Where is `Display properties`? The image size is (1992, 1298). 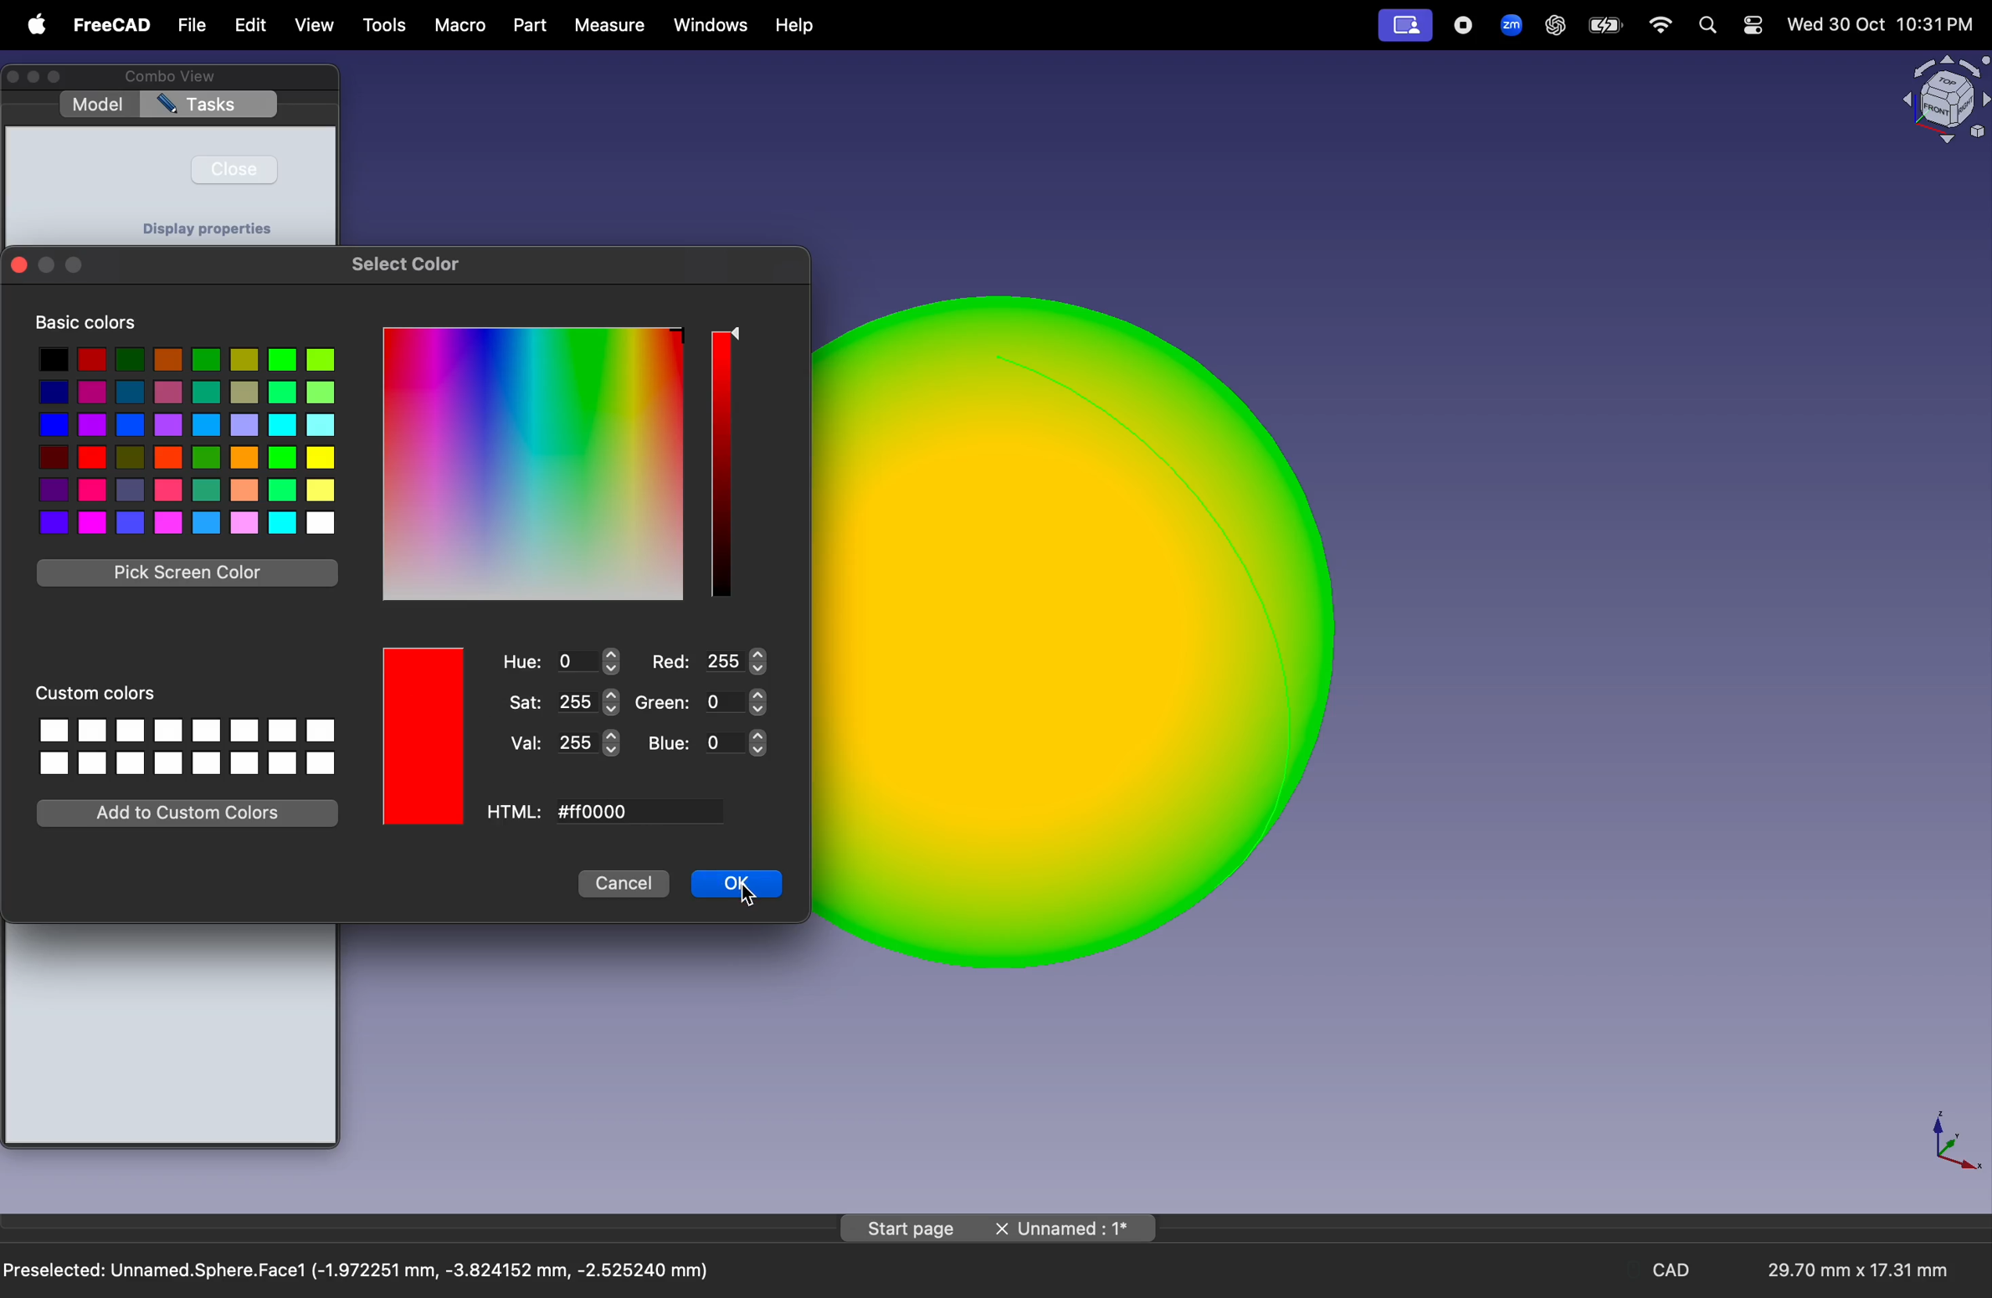
Display properties is located at coordinates (207, 228).